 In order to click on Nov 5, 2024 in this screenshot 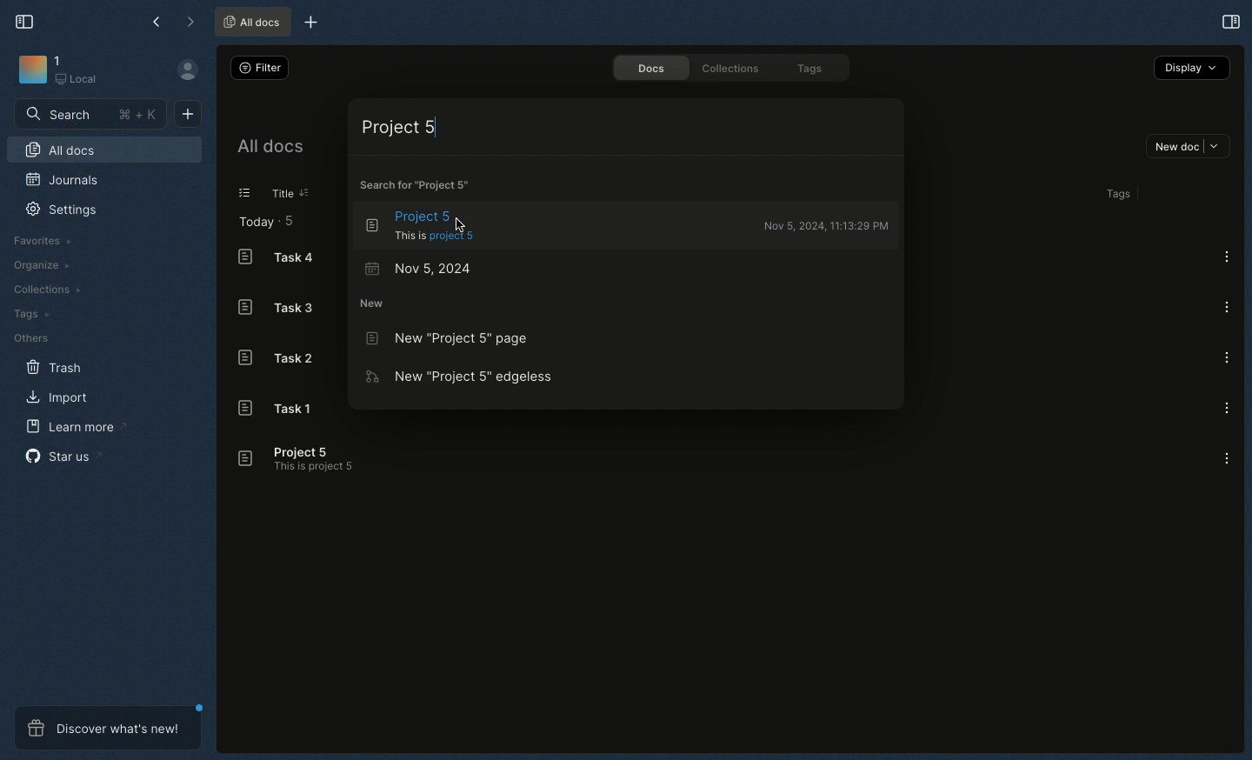, I will do `click(421, 271)`.